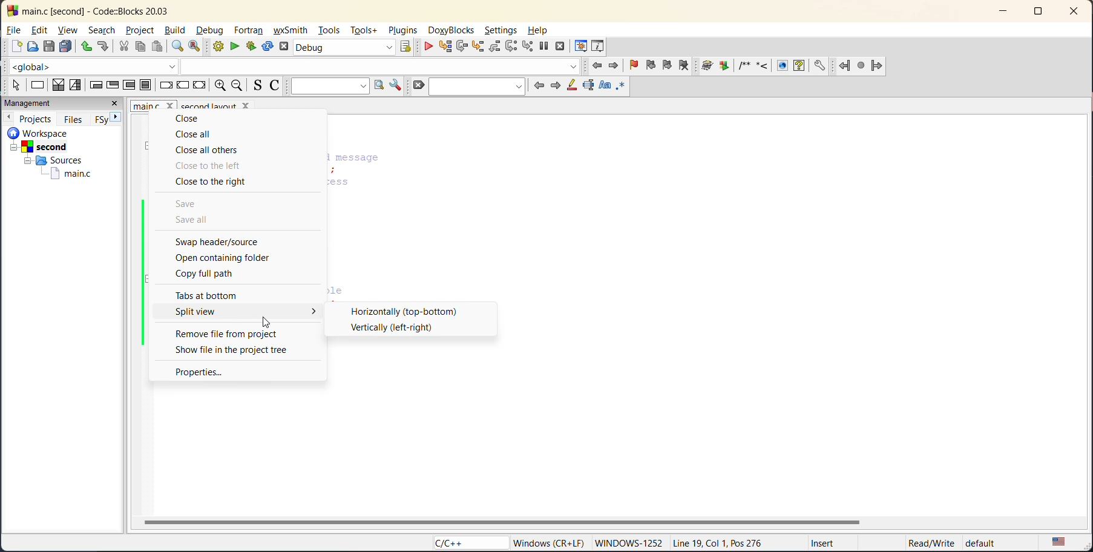  Describe the element at coordinates (116, 105) in the screenshot. I see `close` at that location.